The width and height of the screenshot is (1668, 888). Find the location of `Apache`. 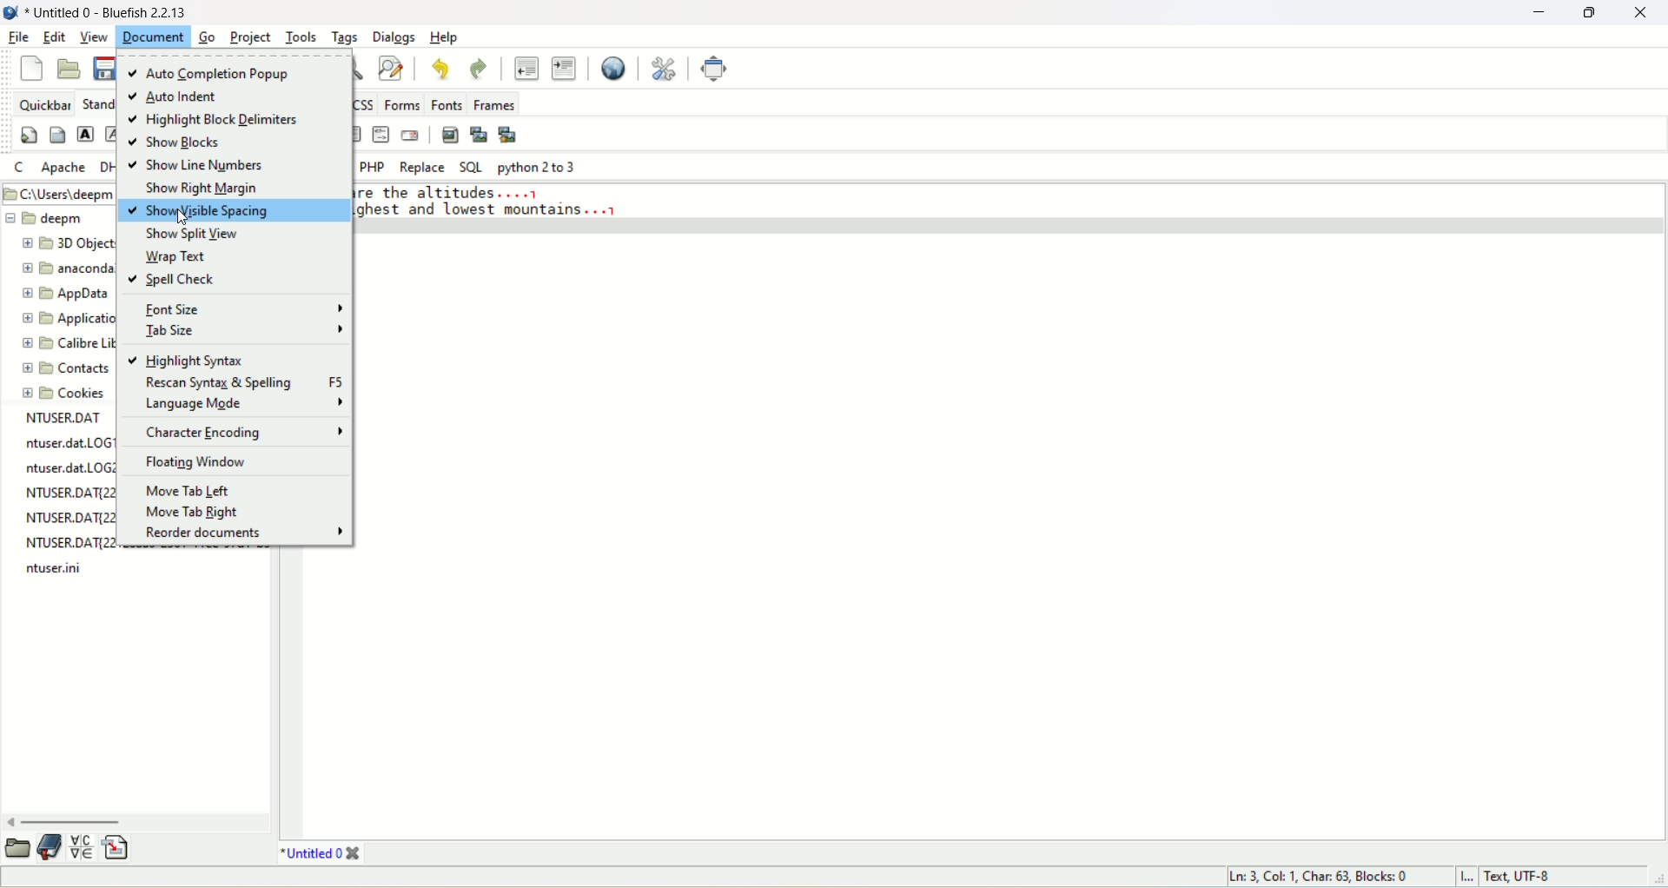

Apache is located at coordinates (63, 168).